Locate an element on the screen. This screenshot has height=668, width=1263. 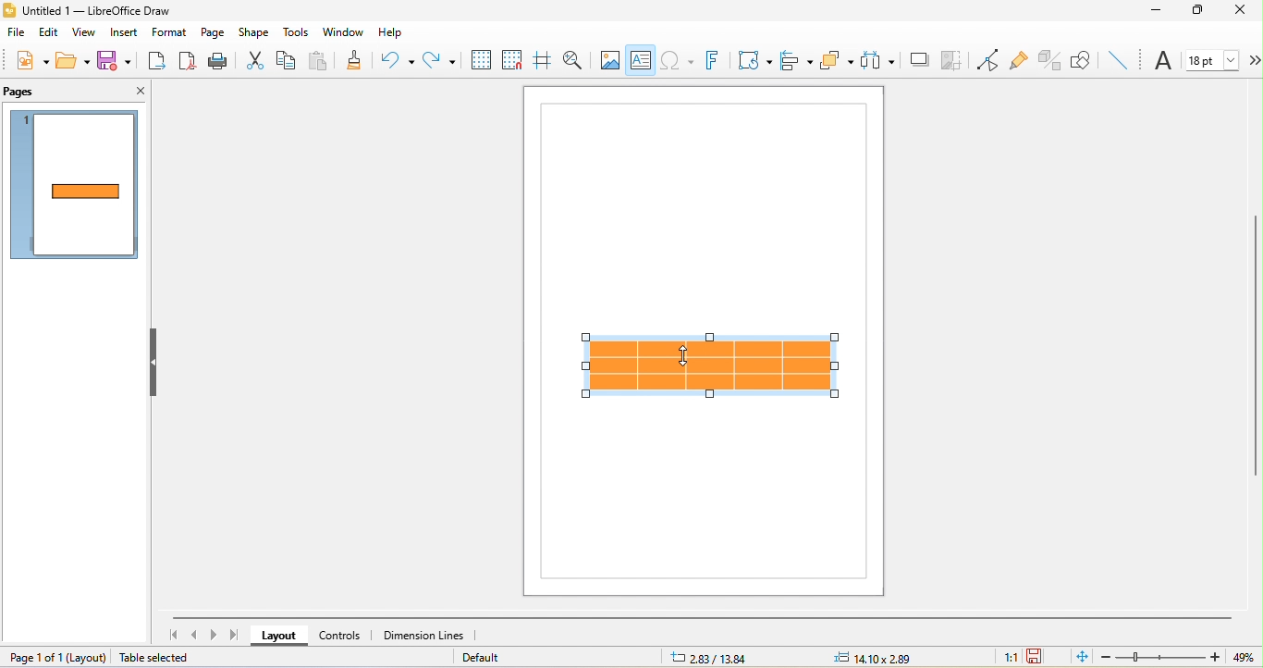
vertical scroll bar is located at coordinates (1255, 345).